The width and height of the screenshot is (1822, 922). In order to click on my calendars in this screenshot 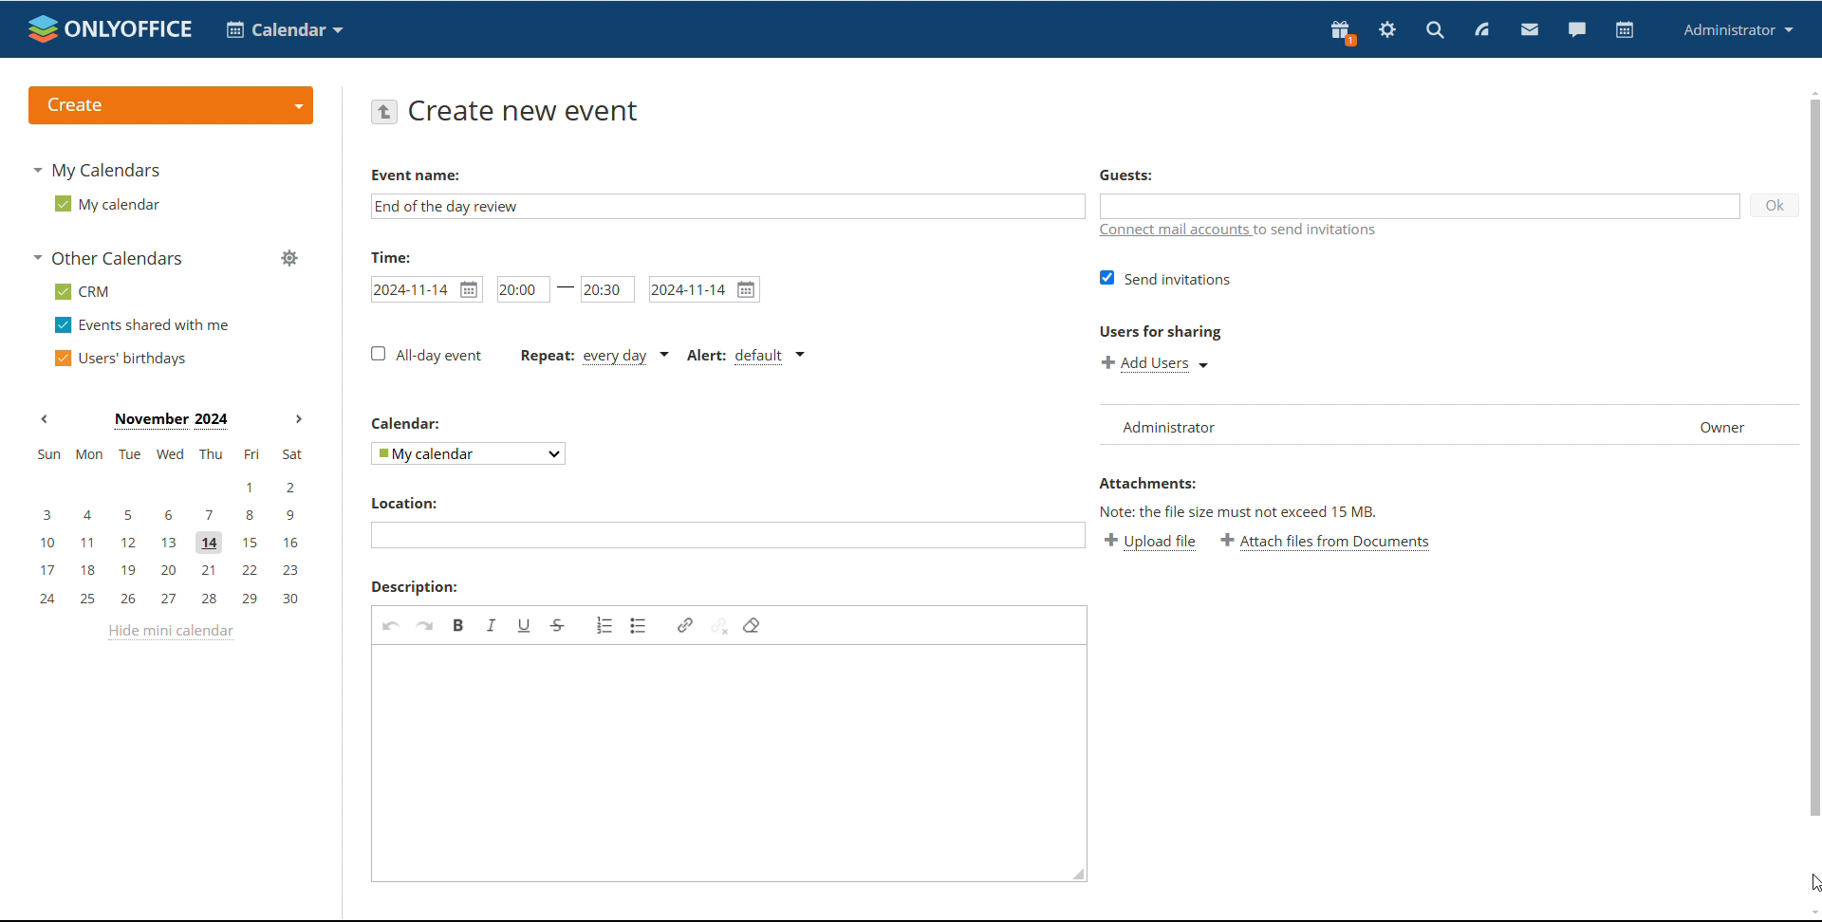, I will do `click(95, 169)`.